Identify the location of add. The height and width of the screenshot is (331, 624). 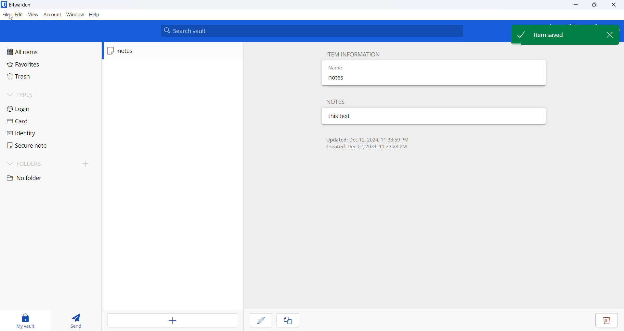
(173, 321).